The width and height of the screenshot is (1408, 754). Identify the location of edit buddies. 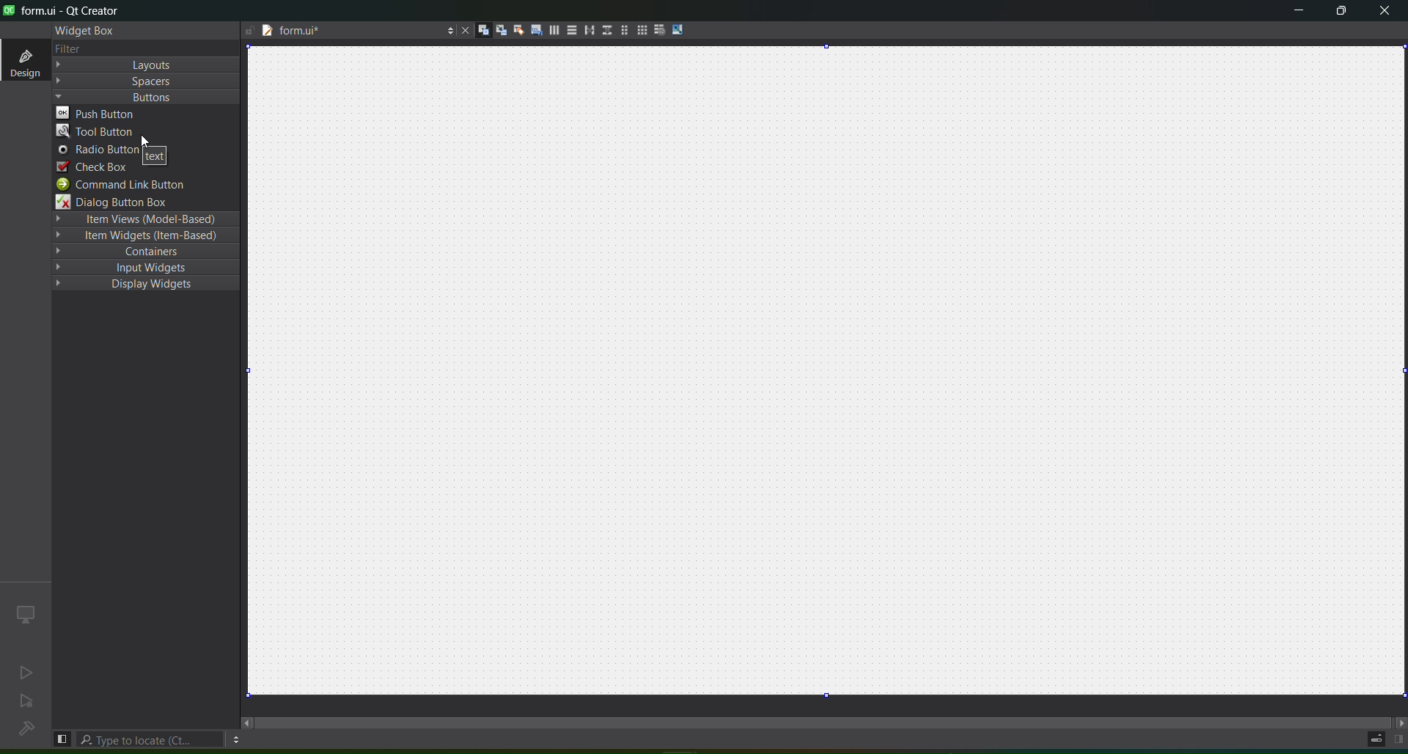
(518, 29).